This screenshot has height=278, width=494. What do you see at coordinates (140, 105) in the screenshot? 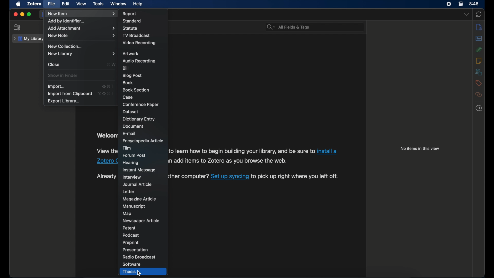
I see `conference paper` at bounding box center [140, 105].